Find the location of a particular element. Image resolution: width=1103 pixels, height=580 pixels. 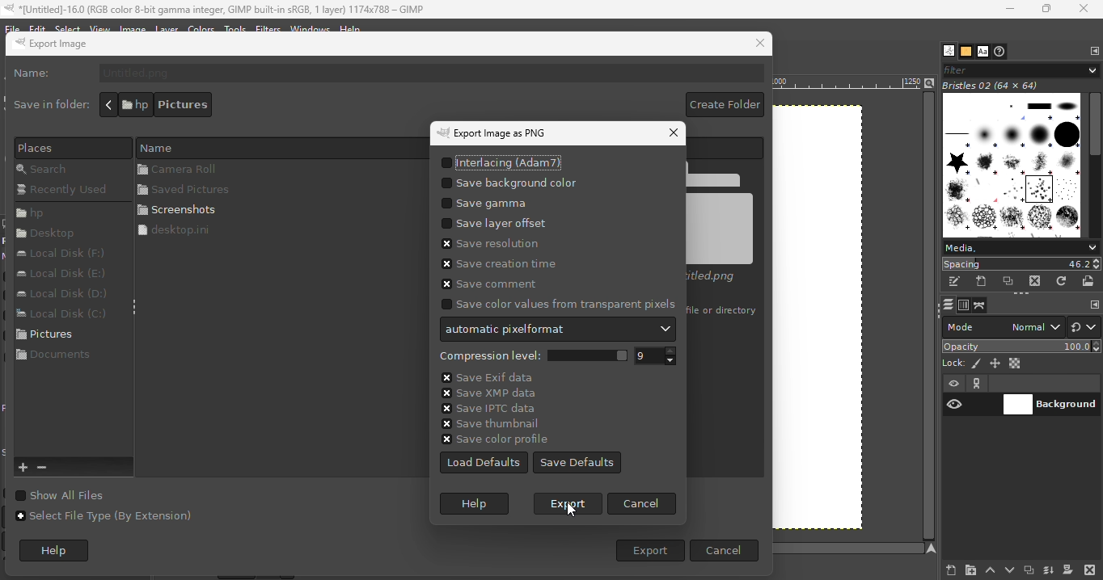

Select file type (by ectension) is located at coordinates (106, 522).